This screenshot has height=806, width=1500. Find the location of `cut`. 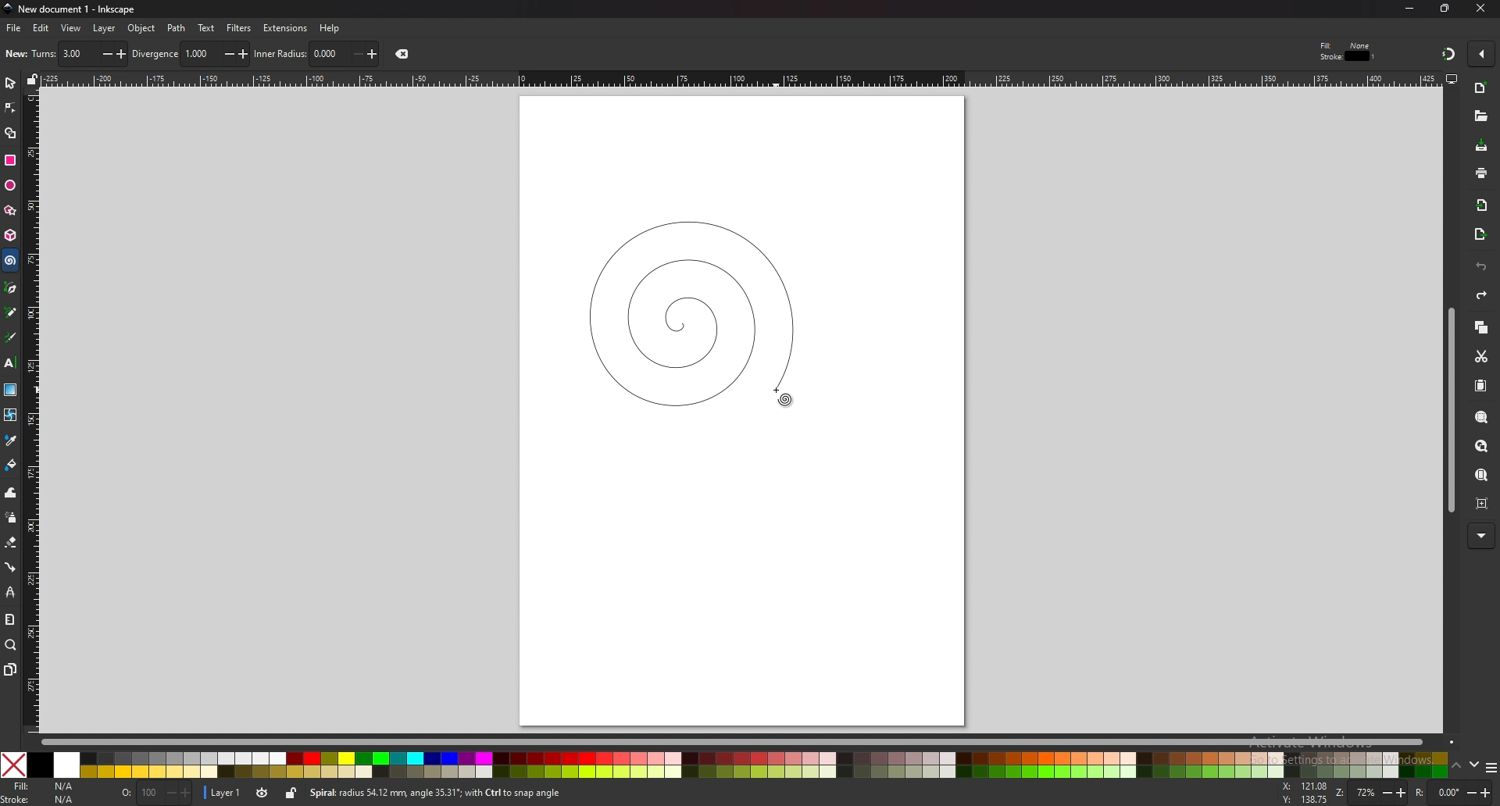

cut is located at coordinates (1482, 357).